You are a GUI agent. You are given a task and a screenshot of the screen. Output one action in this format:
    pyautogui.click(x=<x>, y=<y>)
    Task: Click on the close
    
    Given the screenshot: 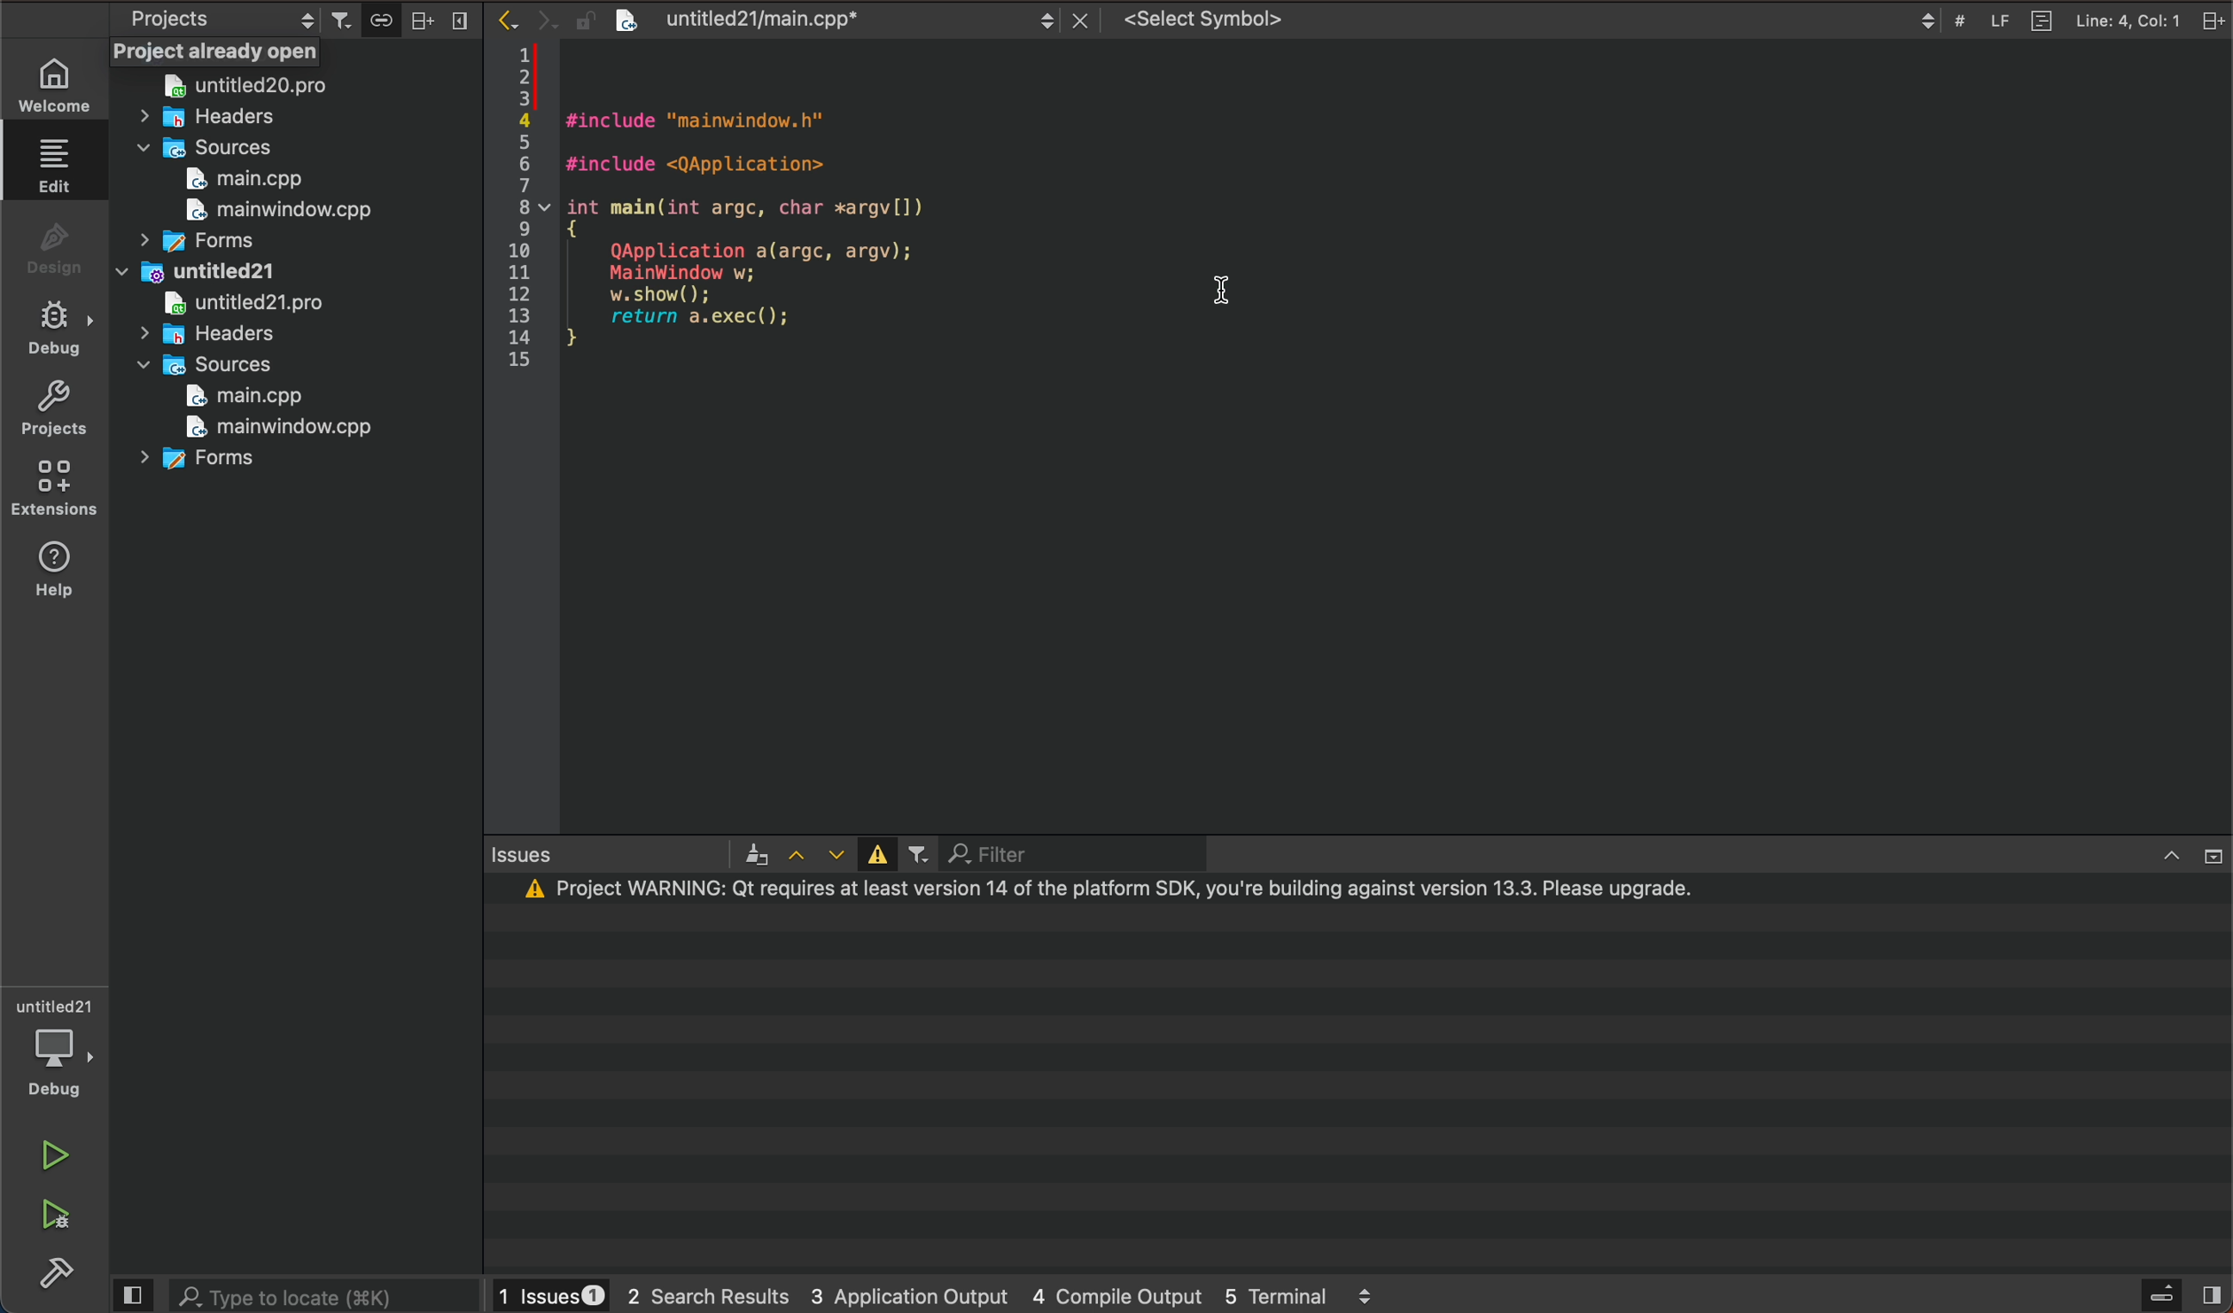 What is the action you would take?
    pyautogui.click(x=1086, y=19)
    